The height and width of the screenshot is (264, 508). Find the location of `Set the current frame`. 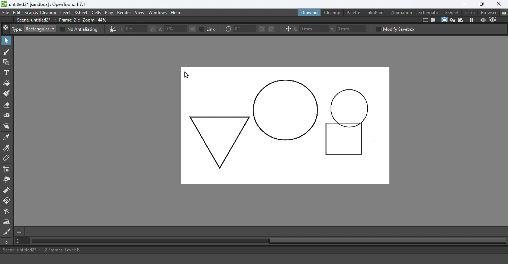

Set the current frame is located at coordinates (23, 241).